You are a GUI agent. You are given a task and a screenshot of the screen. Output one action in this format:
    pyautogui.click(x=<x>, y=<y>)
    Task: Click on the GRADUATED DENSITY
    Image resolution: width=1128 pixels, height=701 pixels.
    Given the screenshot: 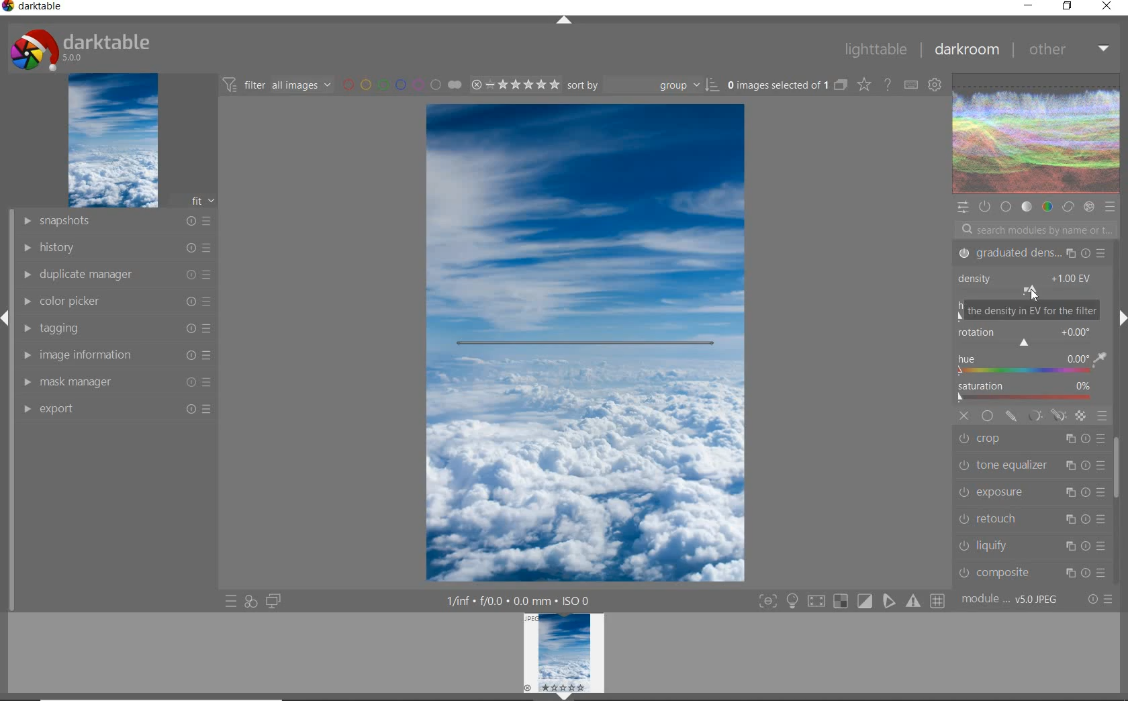 What is the action you would take?
    pyautogui.click(x=1031, y=254)
    